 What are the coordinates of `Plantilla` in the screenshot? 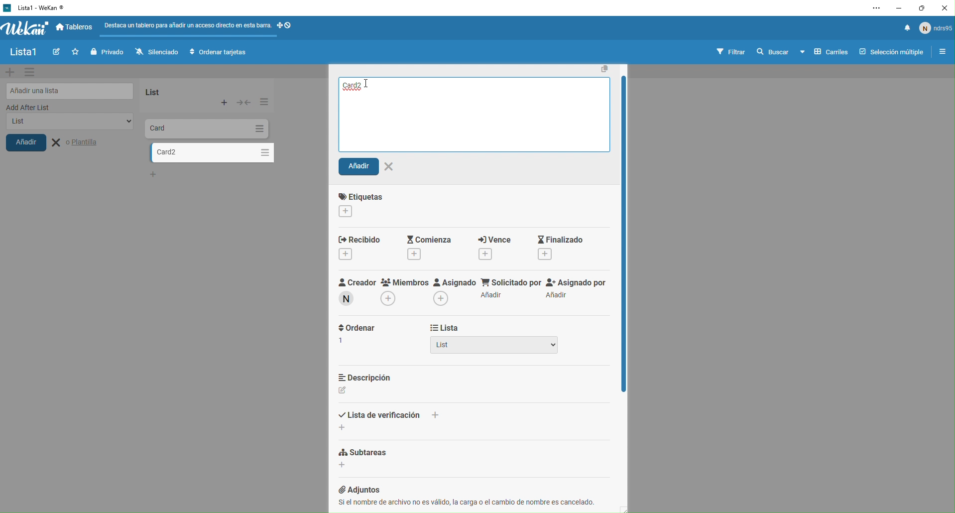 It's located at (83, 143).